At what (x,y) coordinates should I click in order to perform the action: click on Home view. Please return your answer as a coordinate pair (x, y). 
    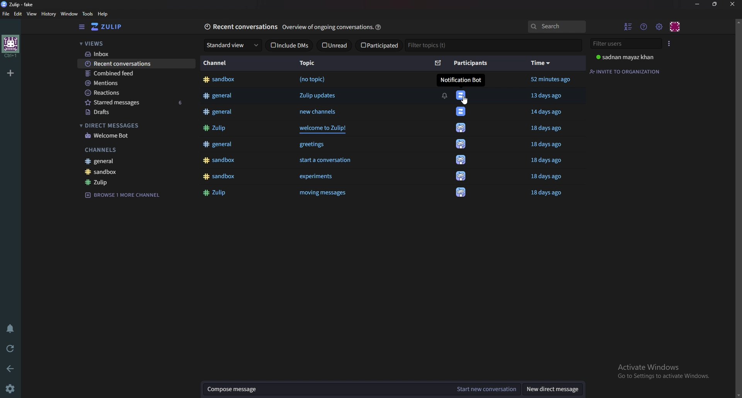
    Looking at the image, I should click on (114, 26).